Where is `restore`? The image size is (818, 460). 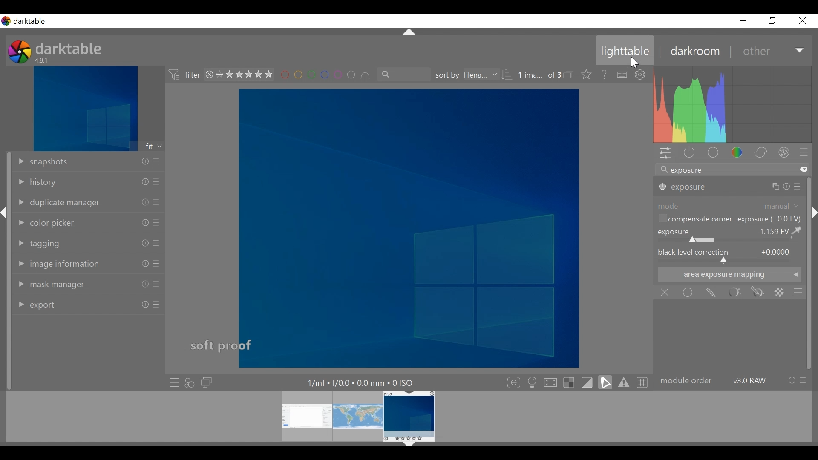
restore is located at coordinates (771, 21).